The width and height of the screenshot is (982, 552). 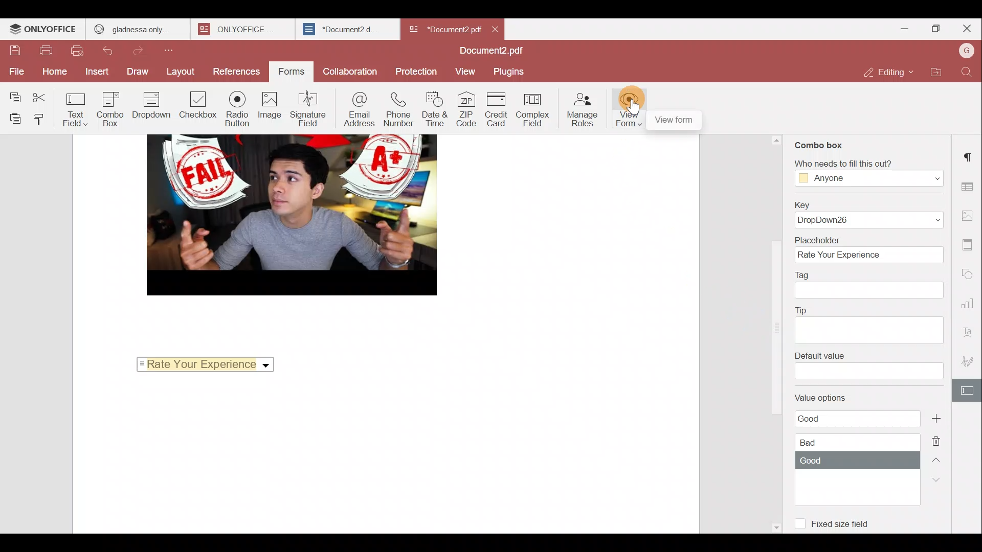 What do you see at coordinates (627, 108) in the screenshot?
I see `View form` at bounding box center [627, 108].